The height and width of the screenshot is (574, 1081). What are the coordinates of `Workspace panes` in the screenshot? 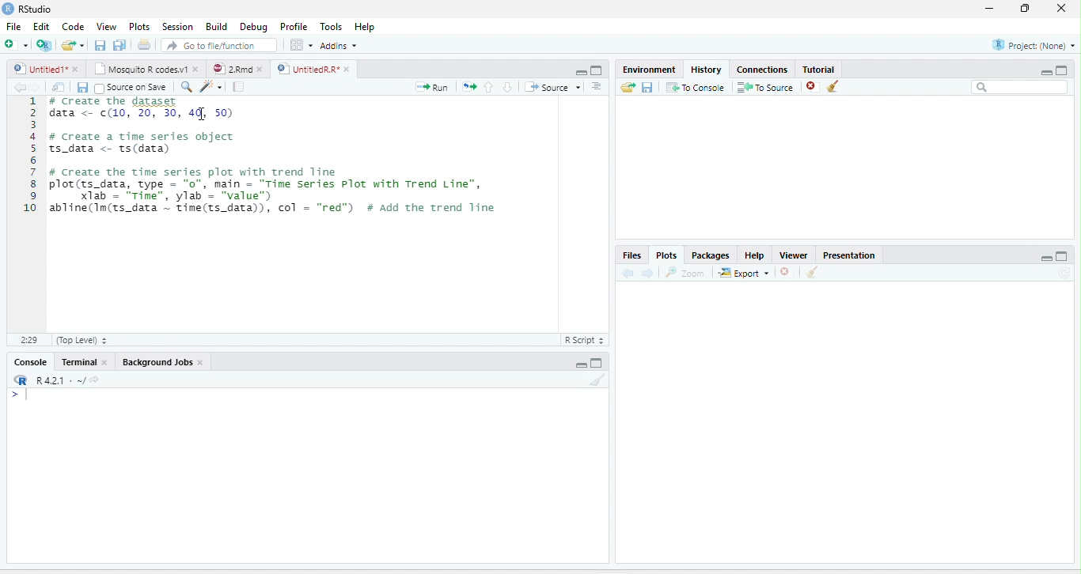 It's located at (300, 44).